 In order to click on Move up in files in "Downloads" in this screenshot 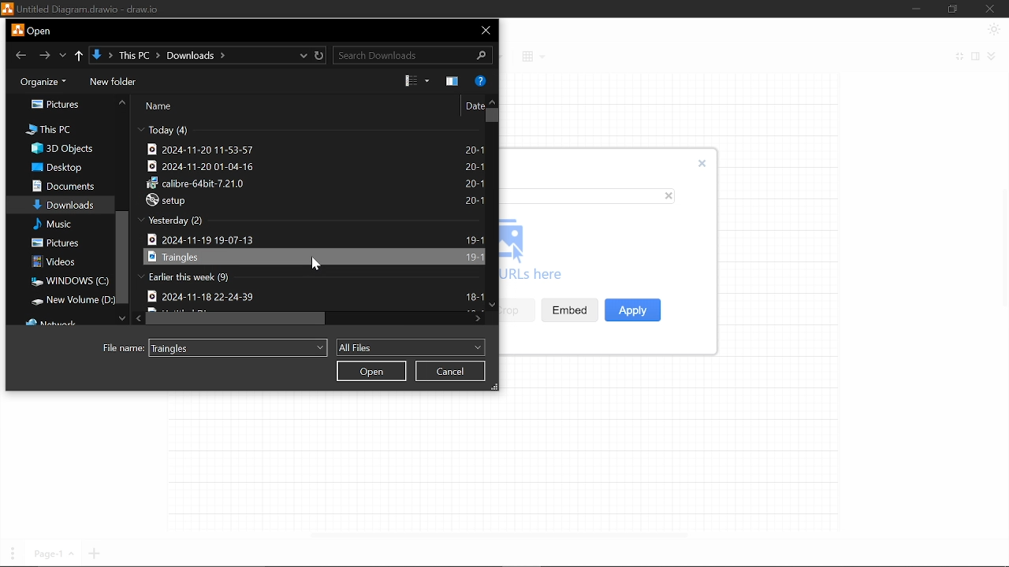, I will do `click(493, 101)`.